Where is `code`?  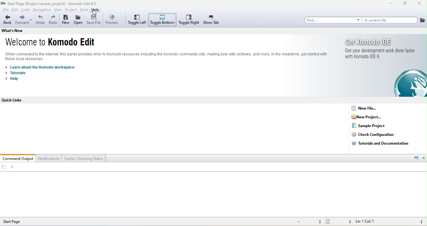
code is located at coordinates (26, 10).